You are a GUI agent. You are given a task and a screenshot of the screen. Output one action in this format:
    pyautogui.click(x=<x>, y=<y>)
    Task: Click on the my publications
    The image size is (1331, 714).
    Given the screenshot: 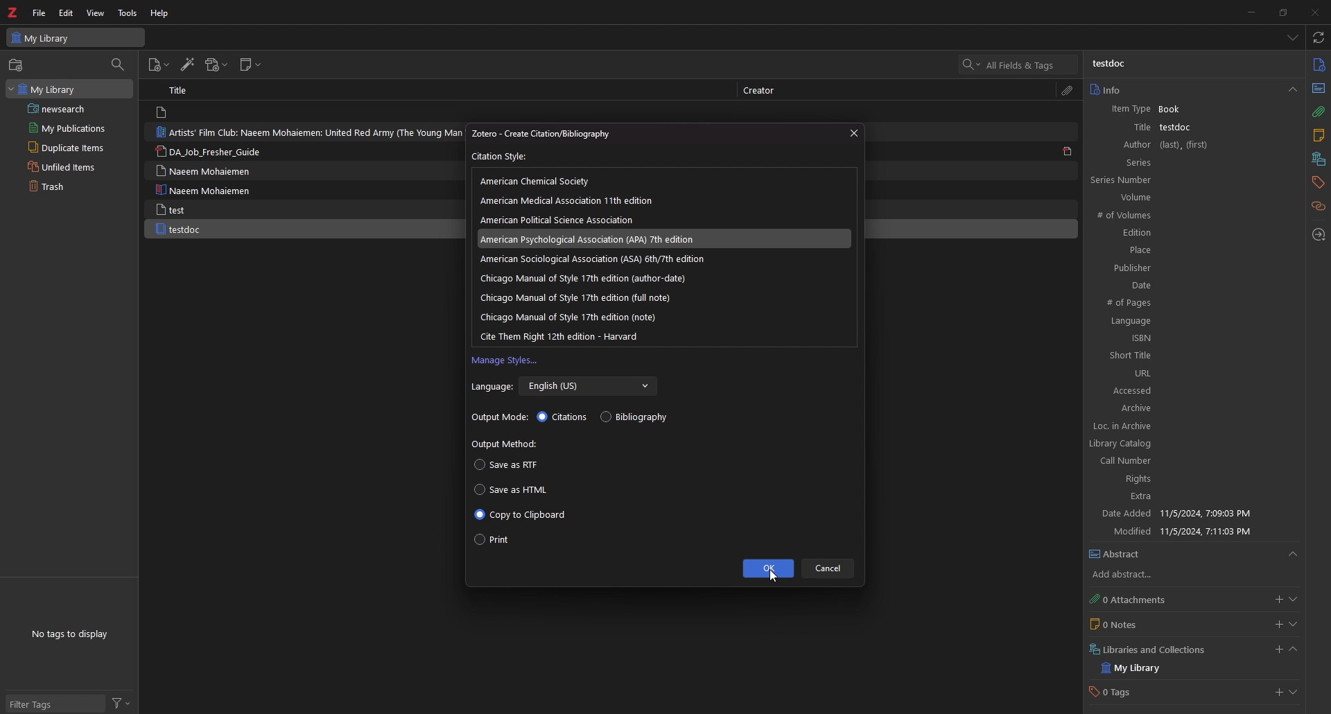 What is the action you would take?
    pyautogui.click(x=68, y=128)
    